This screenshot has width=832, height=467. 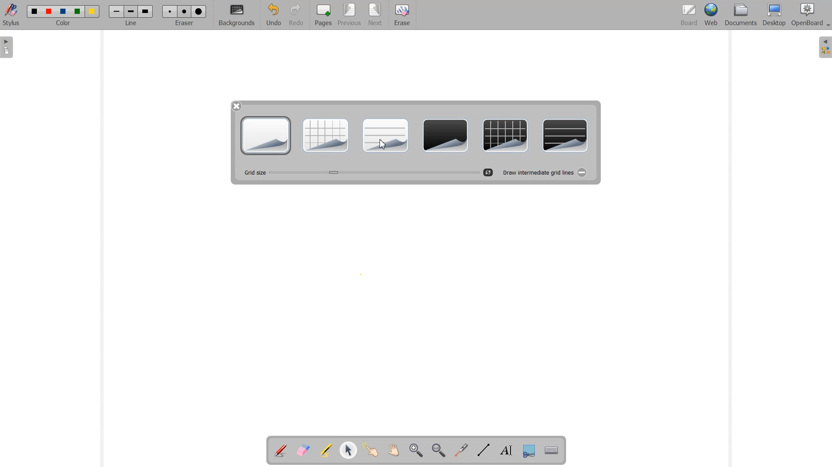 What do you see at coordinates (827, 26) in the screenshot?
I see `Drop Down Box` at bounding box center [827, 26].